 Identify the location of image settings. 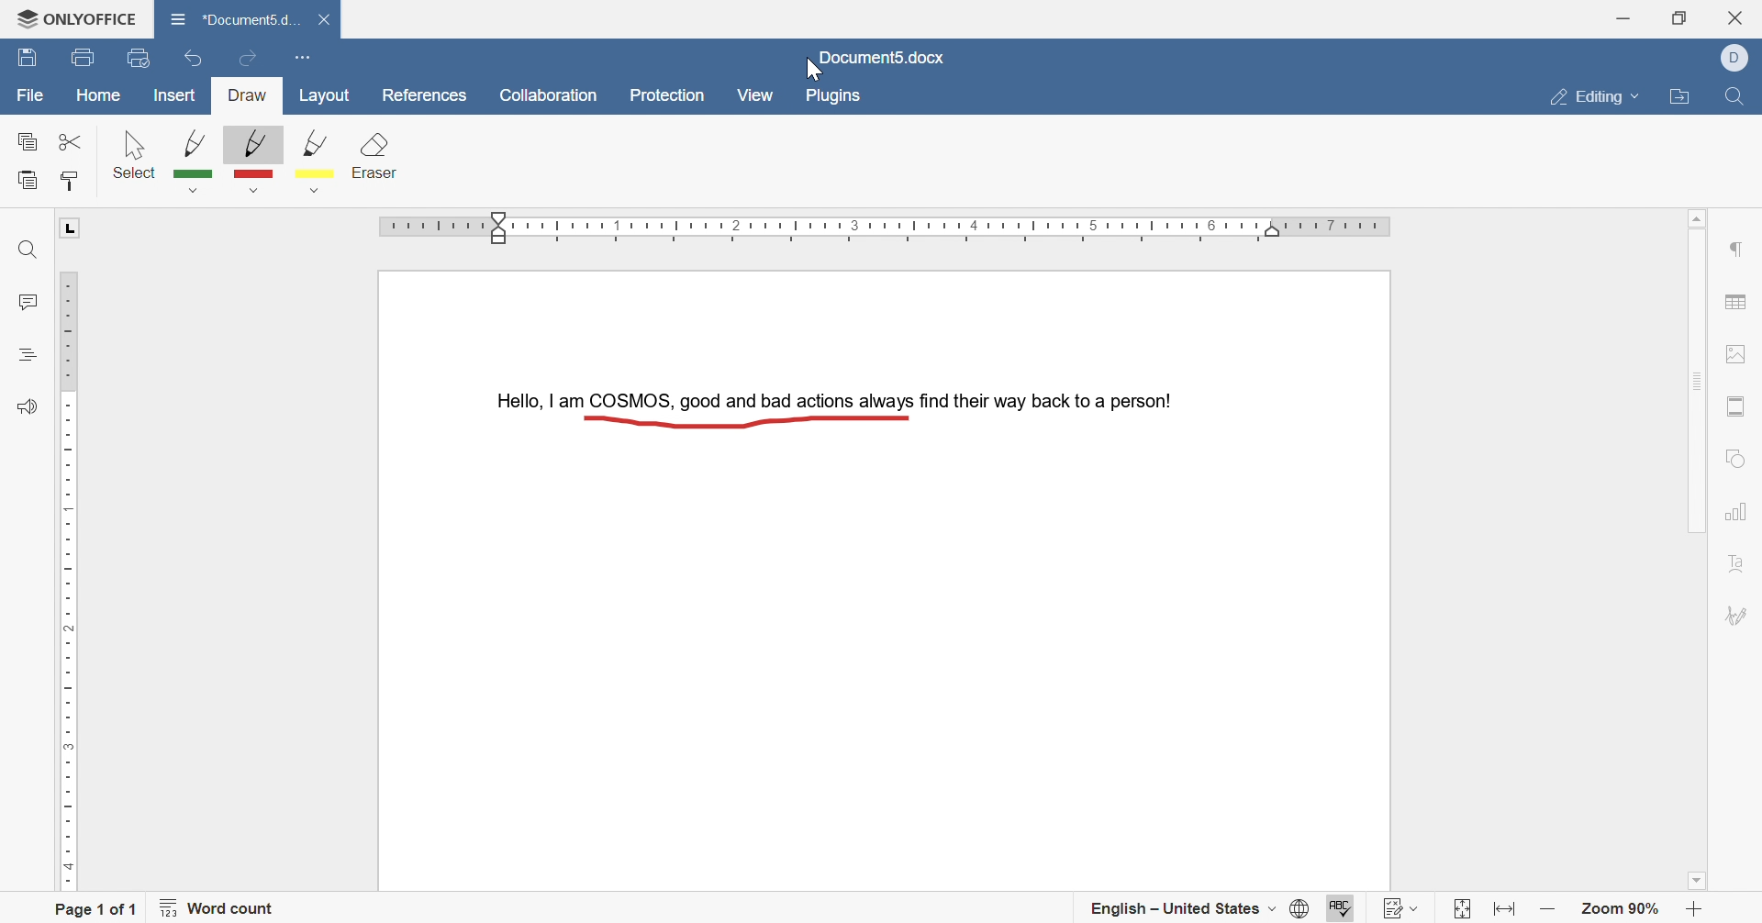
(1745, 352).